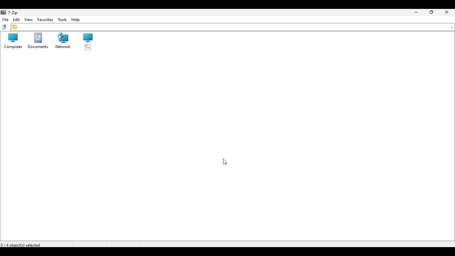 This screenshot has width=455, height=256. Describe the element at coordinates (4, 26) in the screenshot. I see `up` at that location.